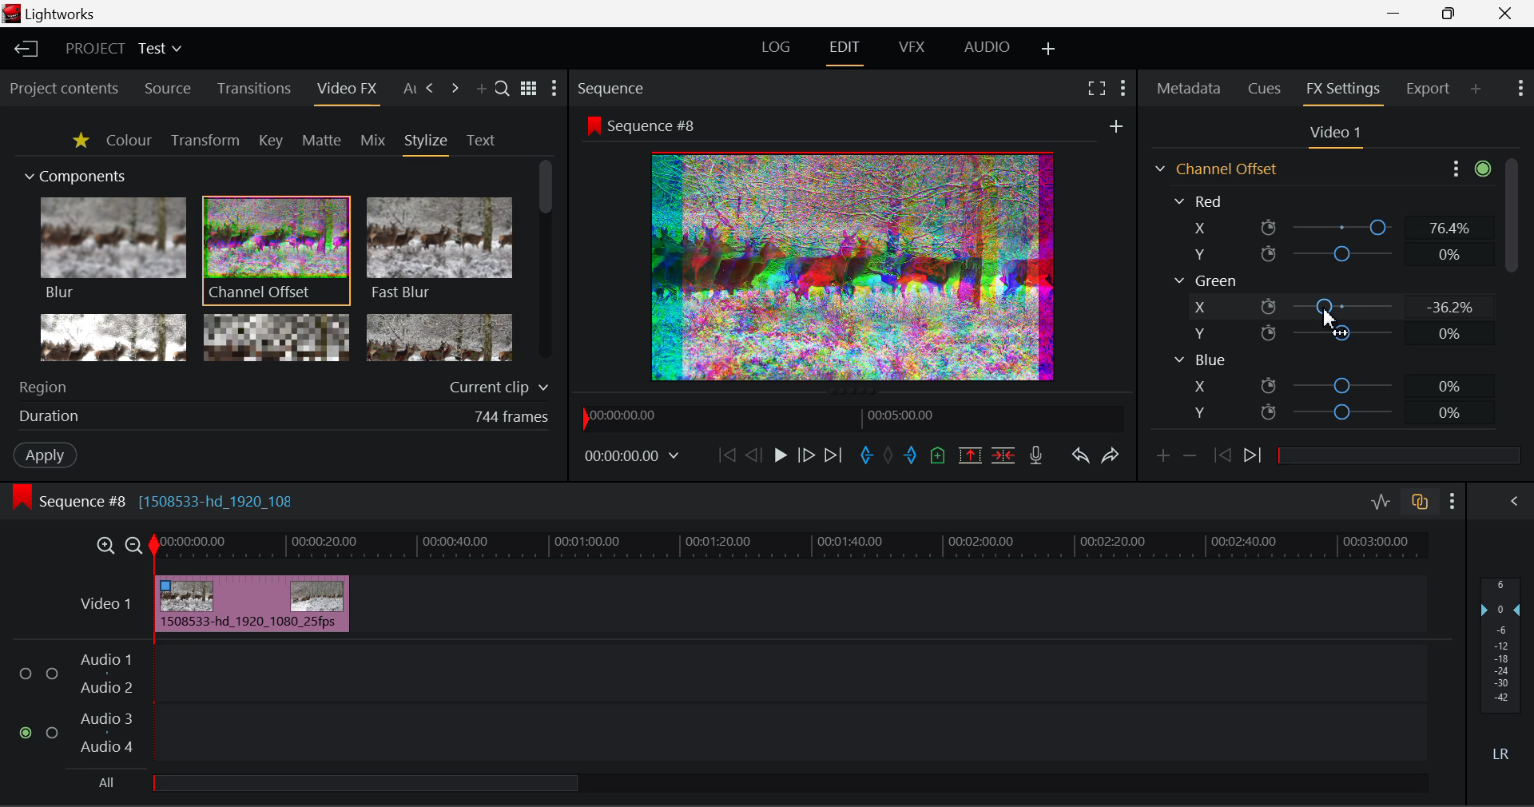 Image resolution: width=1534 pixels, height=807 pixels. I want to click on Video FX, so click(346, 92).